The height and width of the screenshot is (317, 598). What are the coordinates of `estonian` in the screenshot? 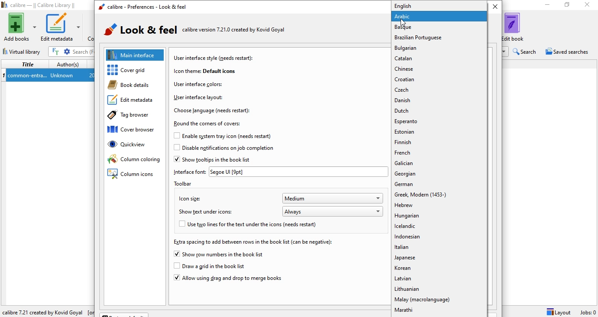 It's located at (438, 132).